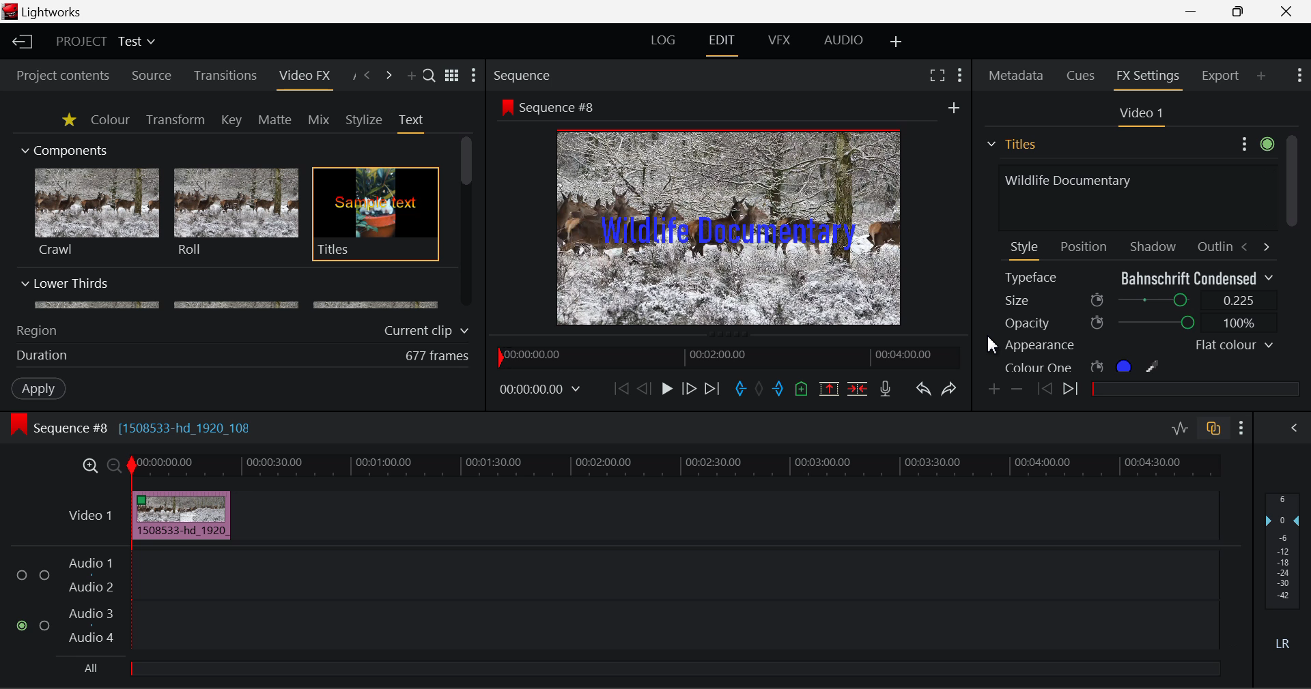 The height and width of the screenshot is (689, 1311). I want to click on Titles Section, so click(1011, 144).